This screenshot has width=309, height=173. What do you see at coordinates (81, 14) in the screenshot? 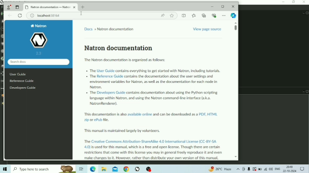
I see `Cursor` at bounding box center [81, 14].